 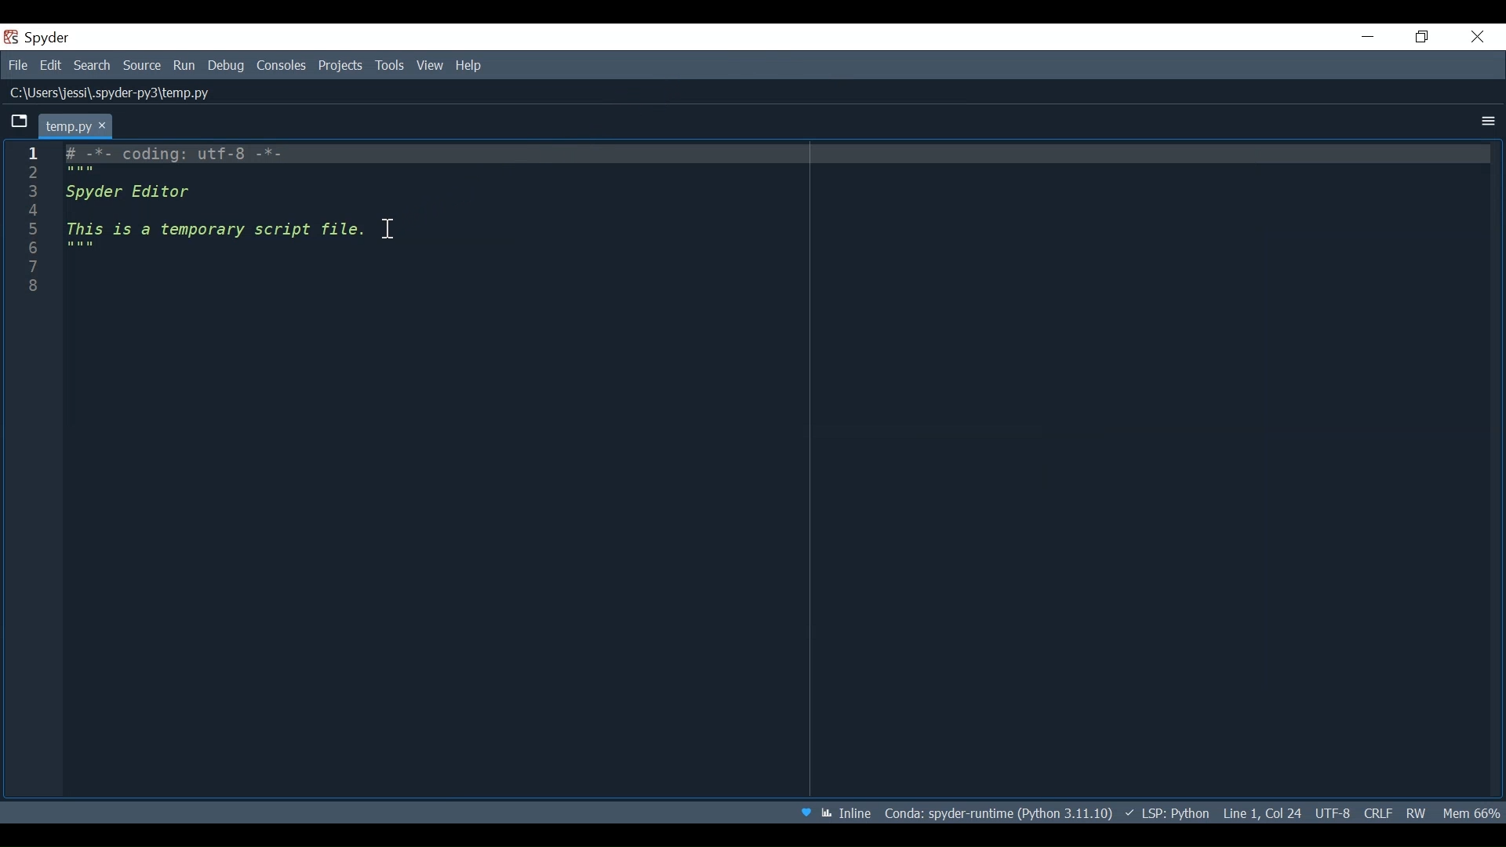 What do you see at coordinates (1475, 37) in the screenshot?
I see `Close` at bounding box center [1475, 37].